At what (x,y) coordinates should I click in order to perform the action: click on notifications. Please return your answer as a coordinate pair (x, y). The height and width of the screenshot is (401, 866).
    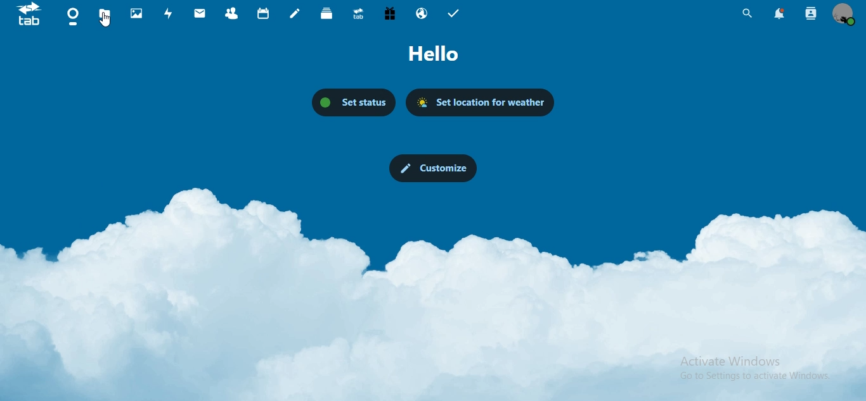
    Looking at the image, I should click on (780, 13).